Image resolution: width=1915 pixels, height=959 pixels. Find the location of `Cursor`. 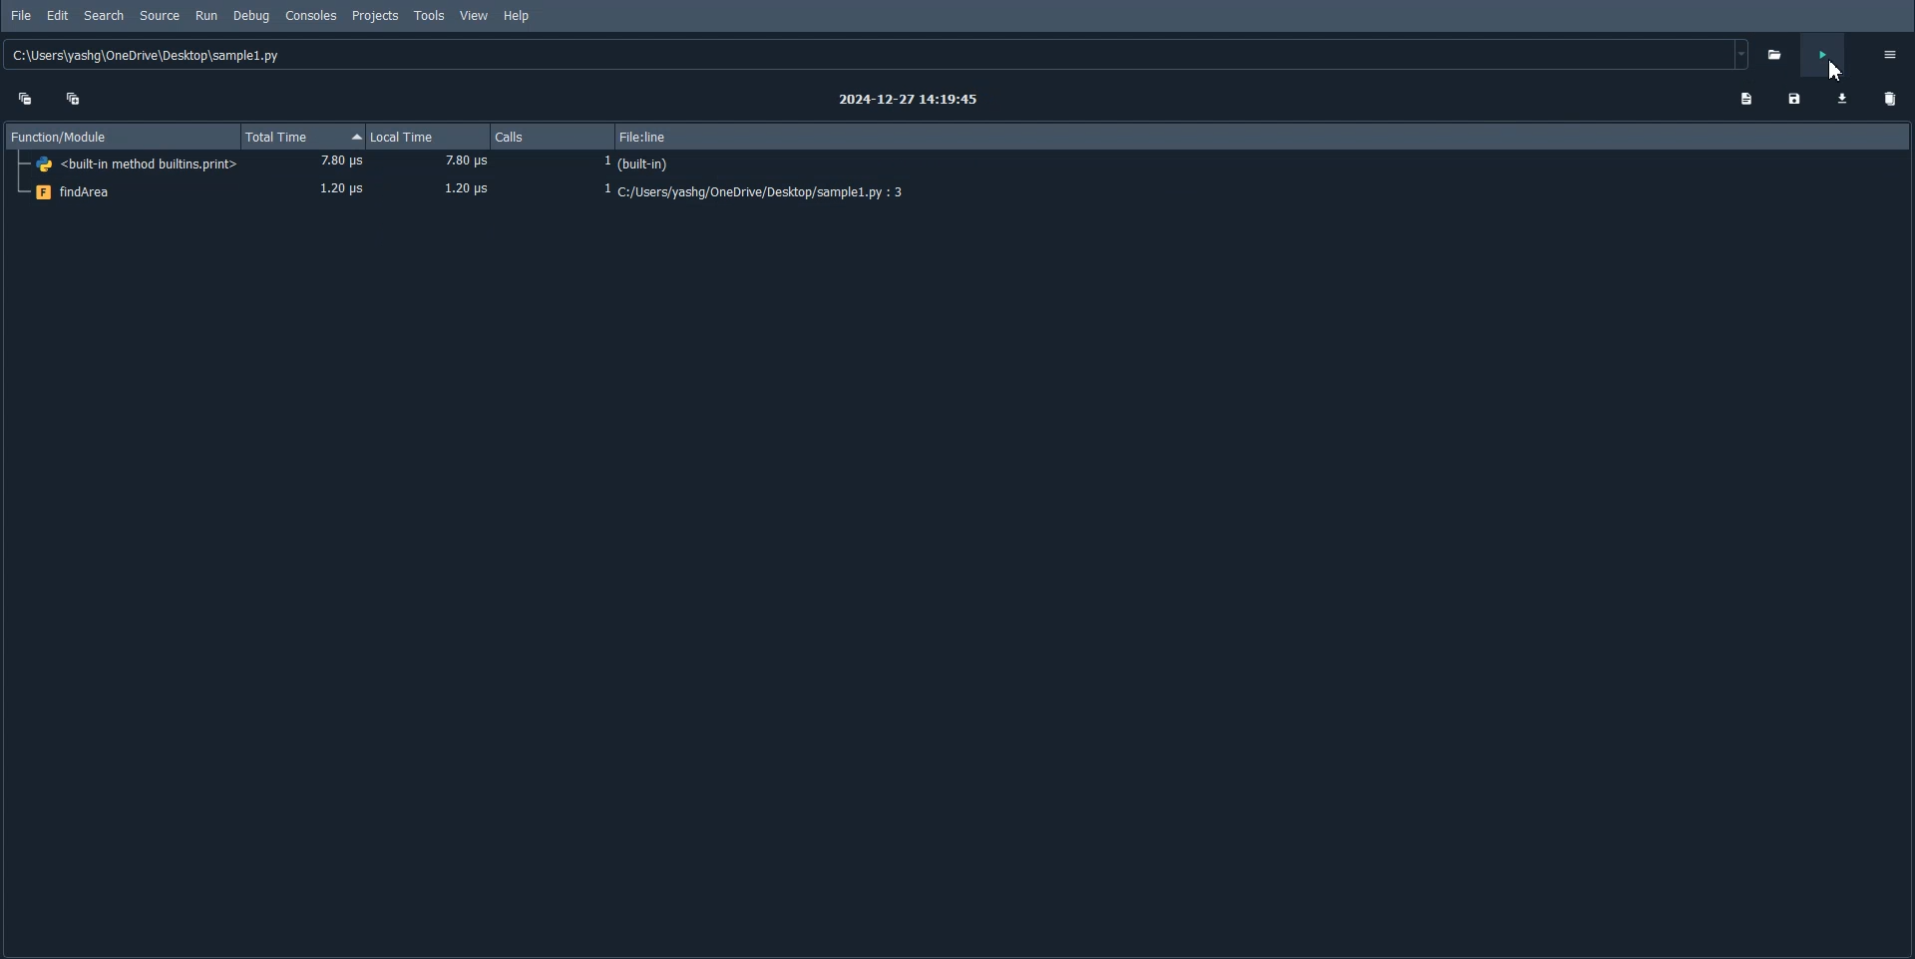

Cursor is located at coordinates (1828, 68).